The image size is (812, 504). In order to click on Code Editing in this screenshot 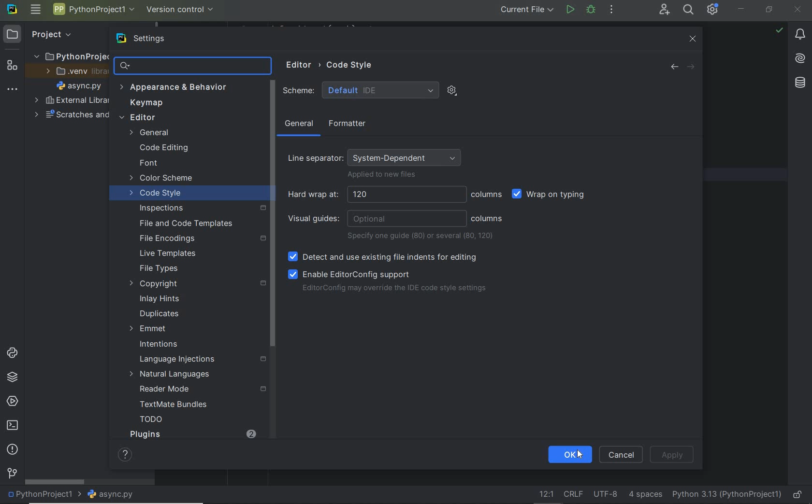, I will do `click(165, 148)`.